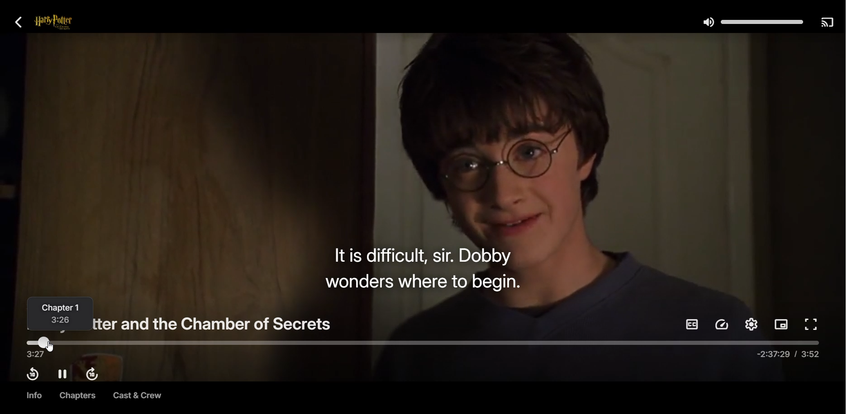 The image size is (847, 414). What do you see at coordinates (33, 395) in the screenshot?
I see `Info` at bounding box center [33, 395].